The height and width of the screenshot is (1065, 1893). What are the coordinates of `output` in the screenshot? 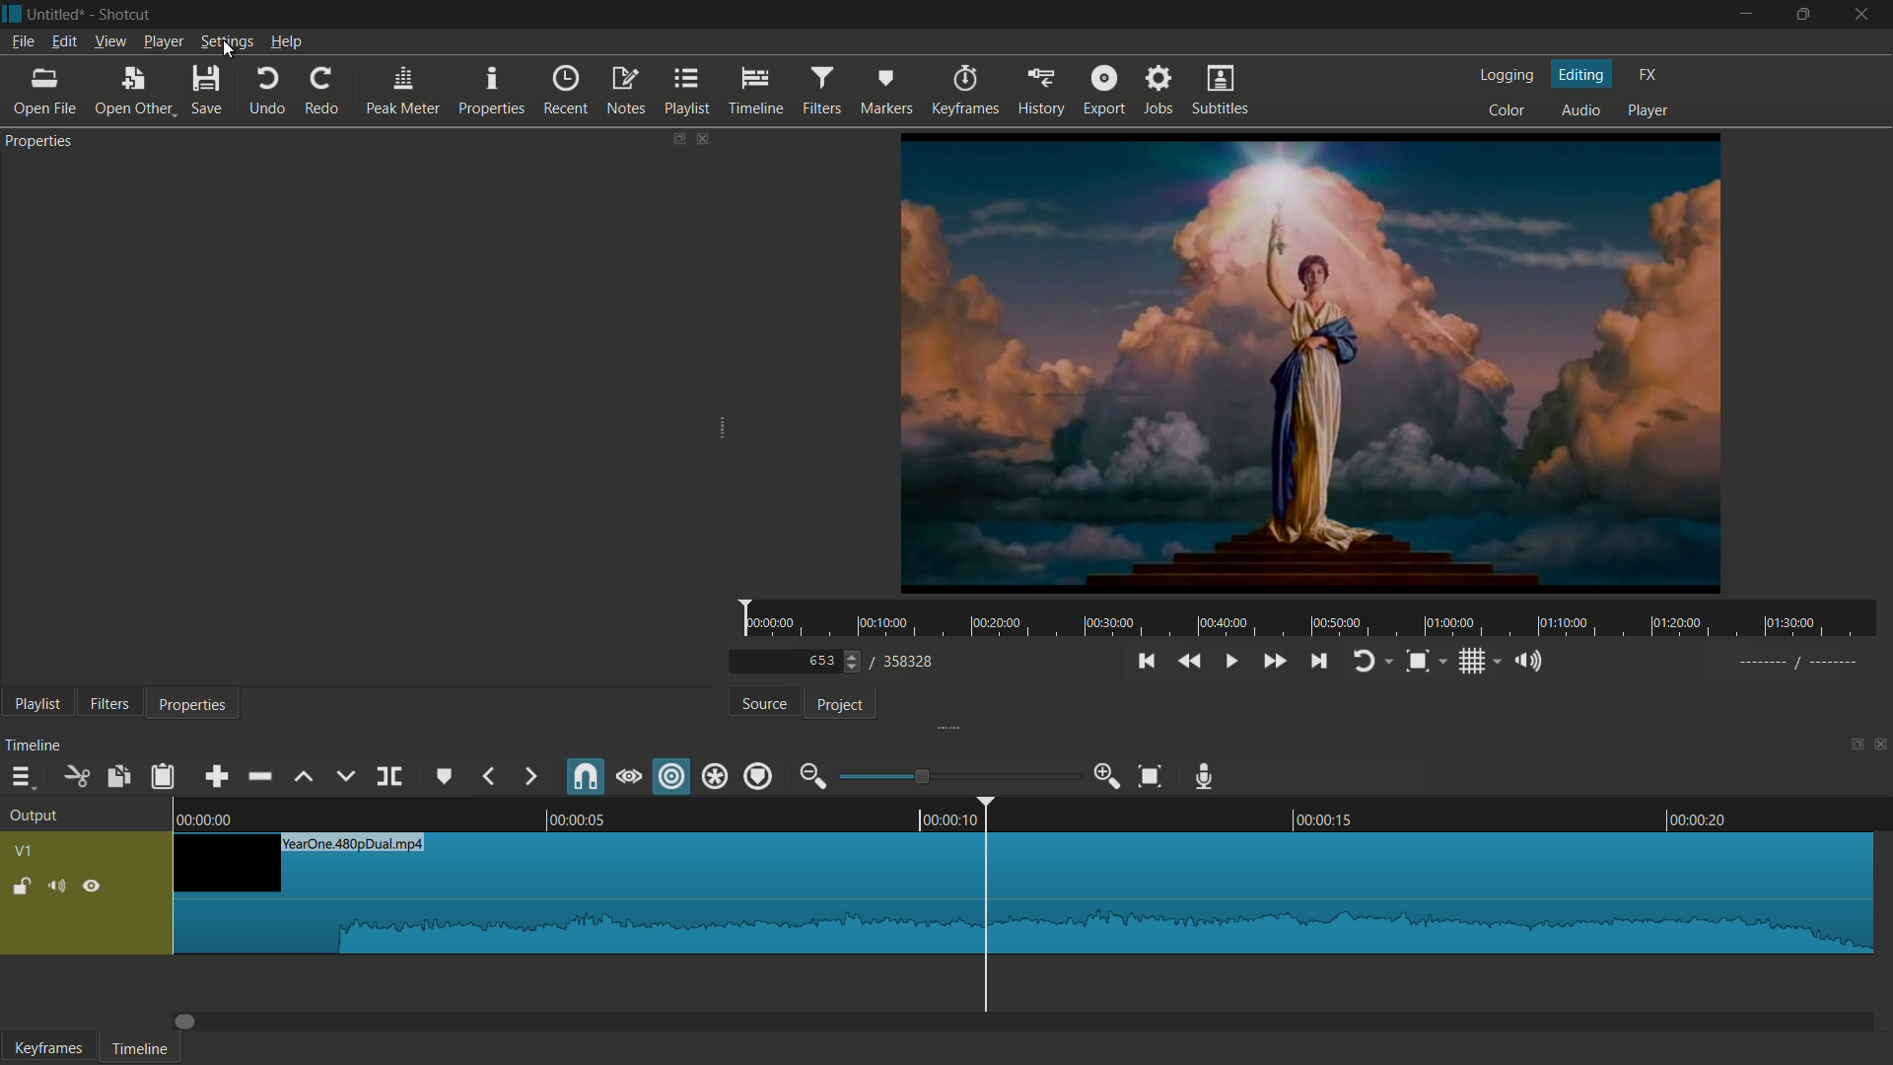 It's located at (35, 816).